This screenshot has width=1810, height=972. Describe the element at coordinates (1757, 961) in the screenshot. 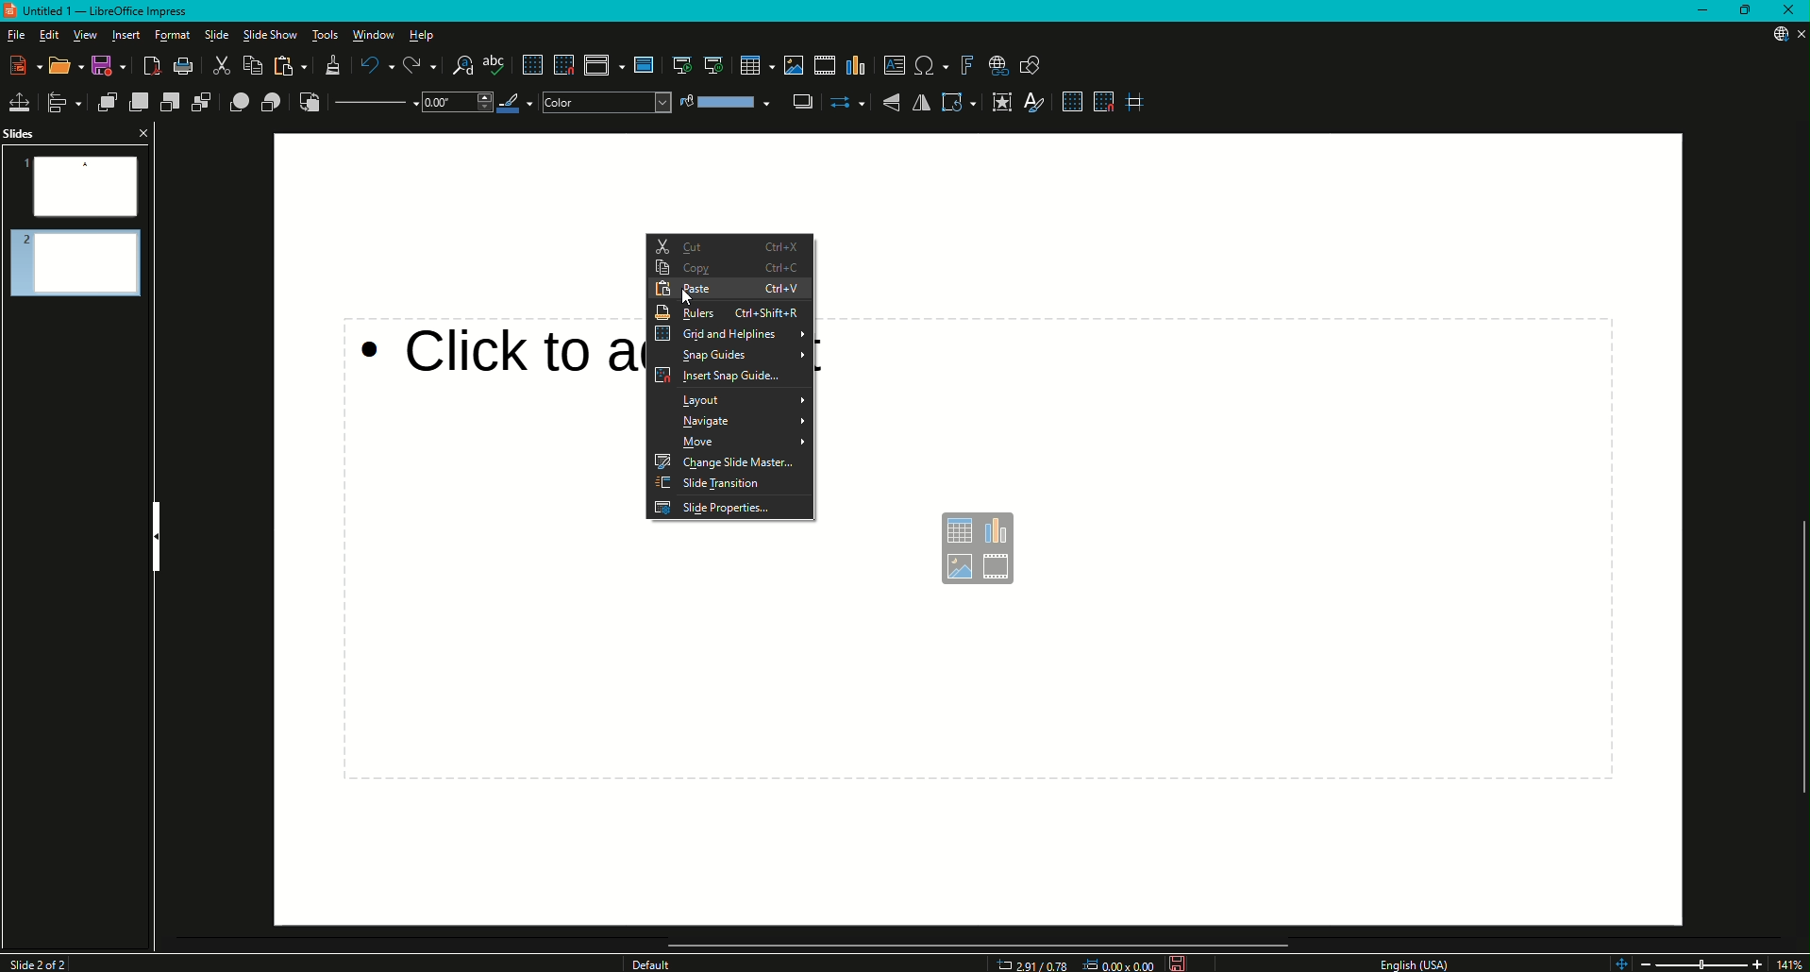

I see `Zoom In` at that location.